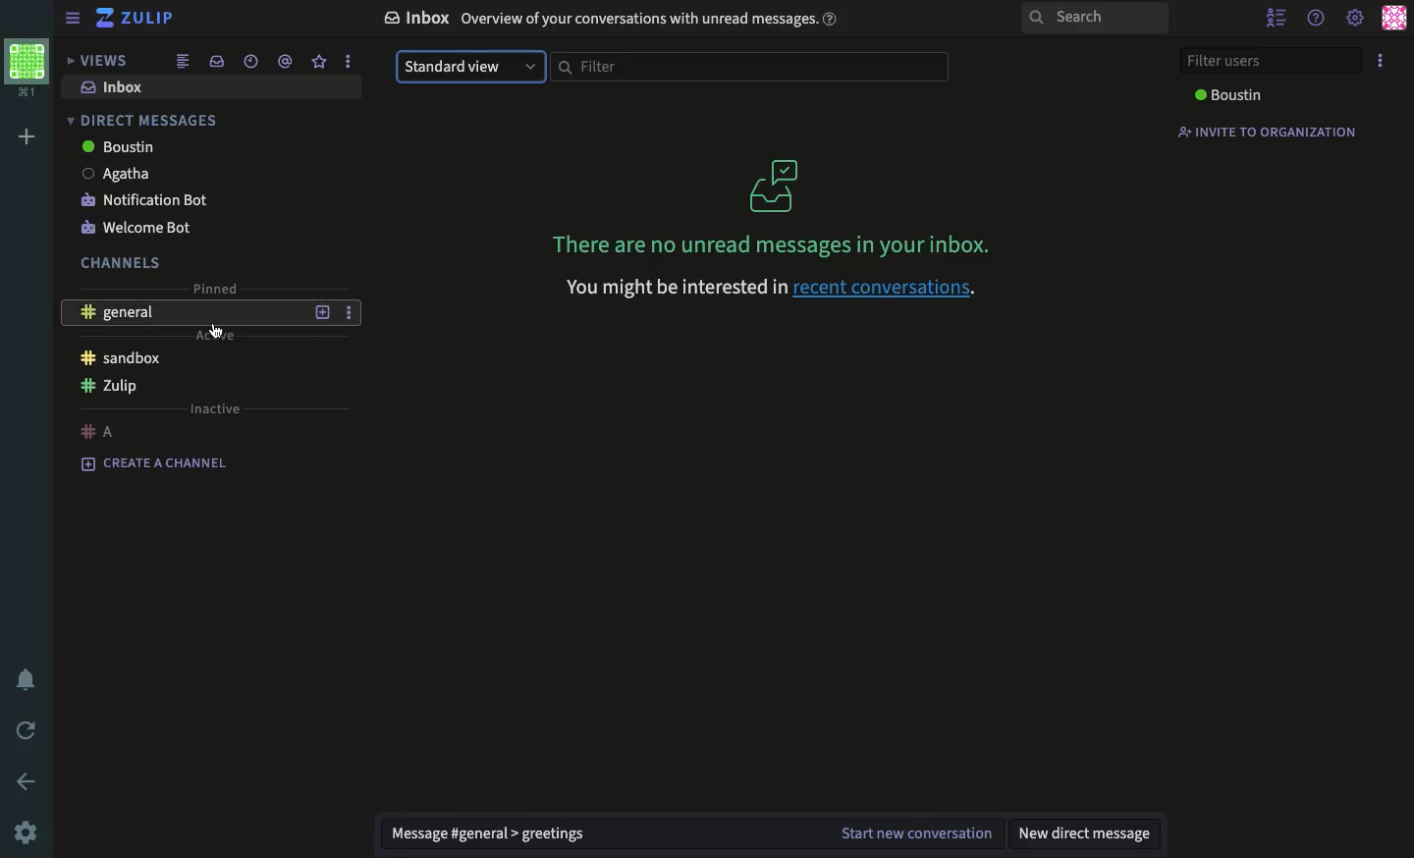  What do you see at coordinates (136, 19) in the screenshot?
I see `Zulip` at bounding box center [136, 19].